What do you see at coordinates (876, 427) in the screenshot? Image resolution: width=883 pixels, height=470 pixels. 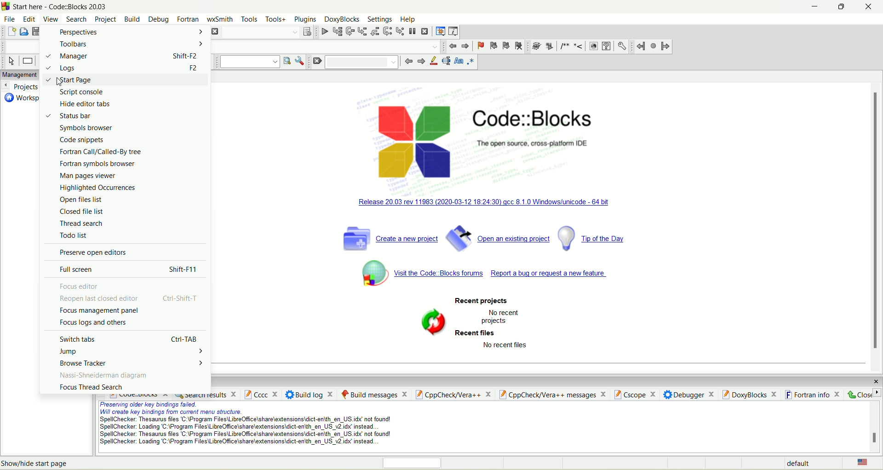 I see `vertical scroll bar` at bounding box center [876, 427].